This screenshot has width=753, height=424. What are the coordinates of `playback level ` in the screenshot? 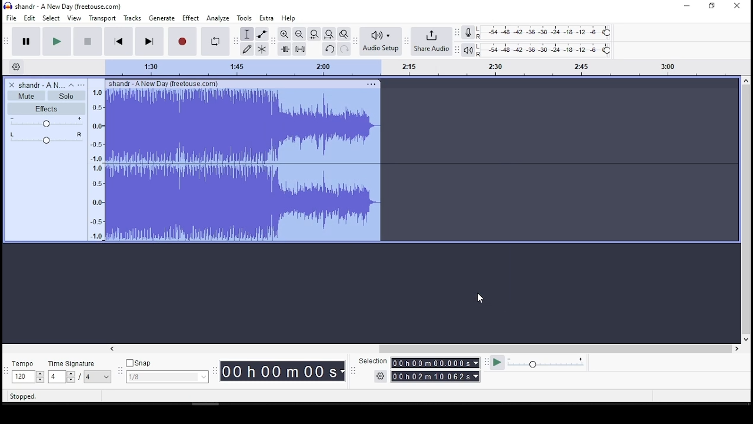 It's located at (545, 49).